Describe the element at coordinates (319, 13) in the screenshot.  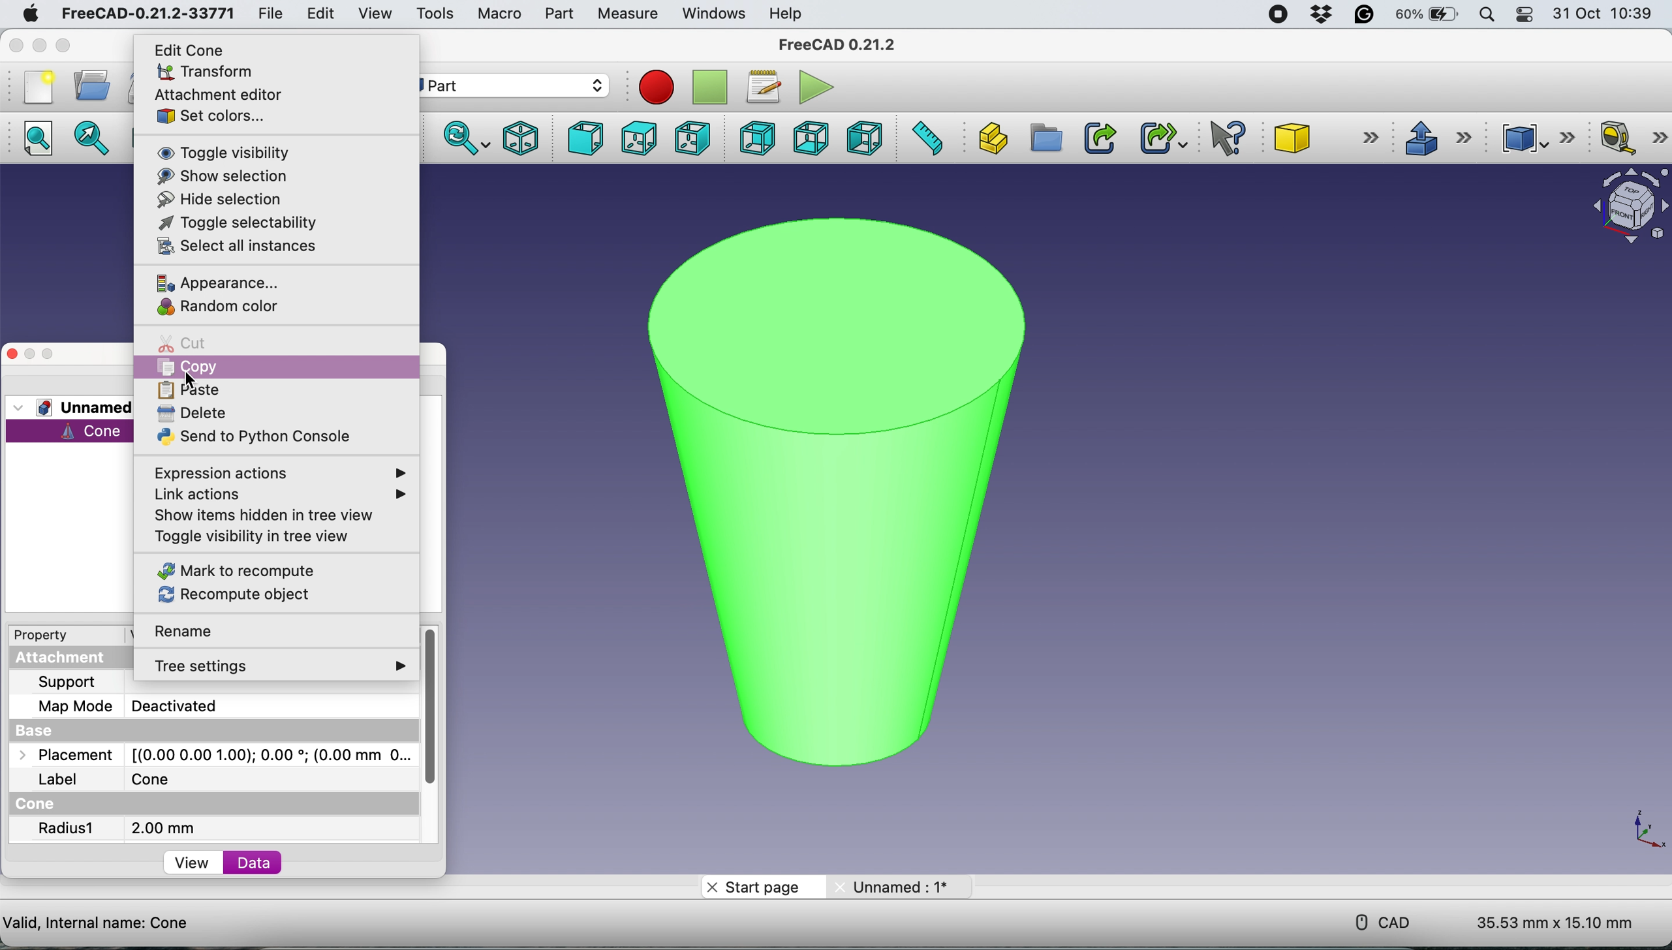
I see `edit` at that location.